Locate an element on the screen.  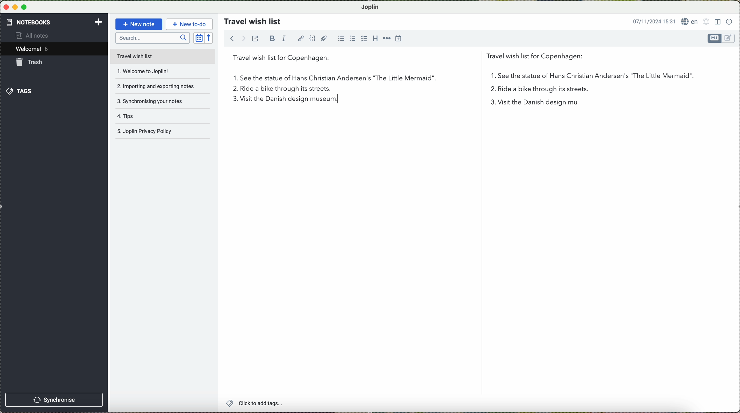
note properties is located at coordinates (729, 21).